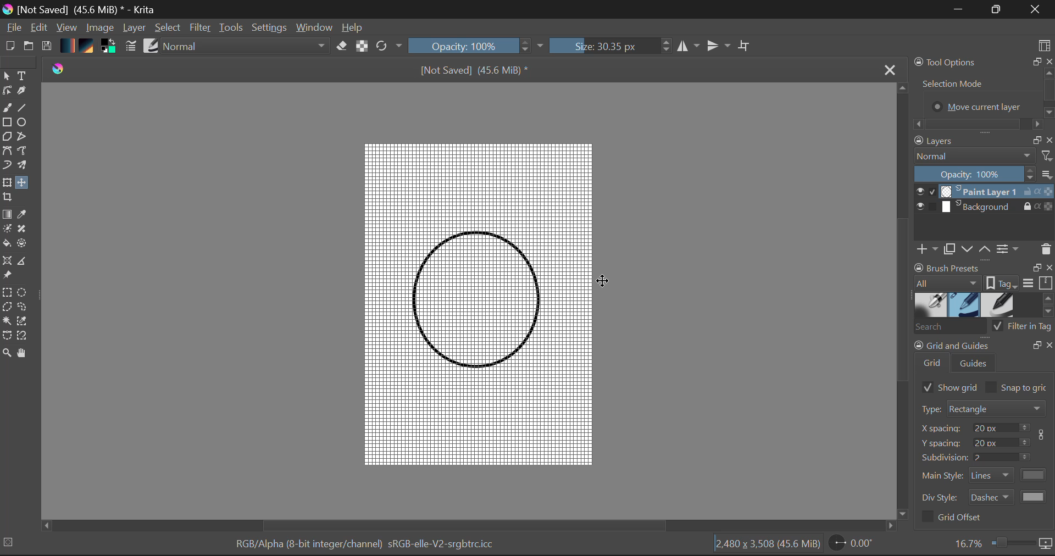 This screenshot has width=1055, height=556. I want to click on Texture, so click(89, 47).